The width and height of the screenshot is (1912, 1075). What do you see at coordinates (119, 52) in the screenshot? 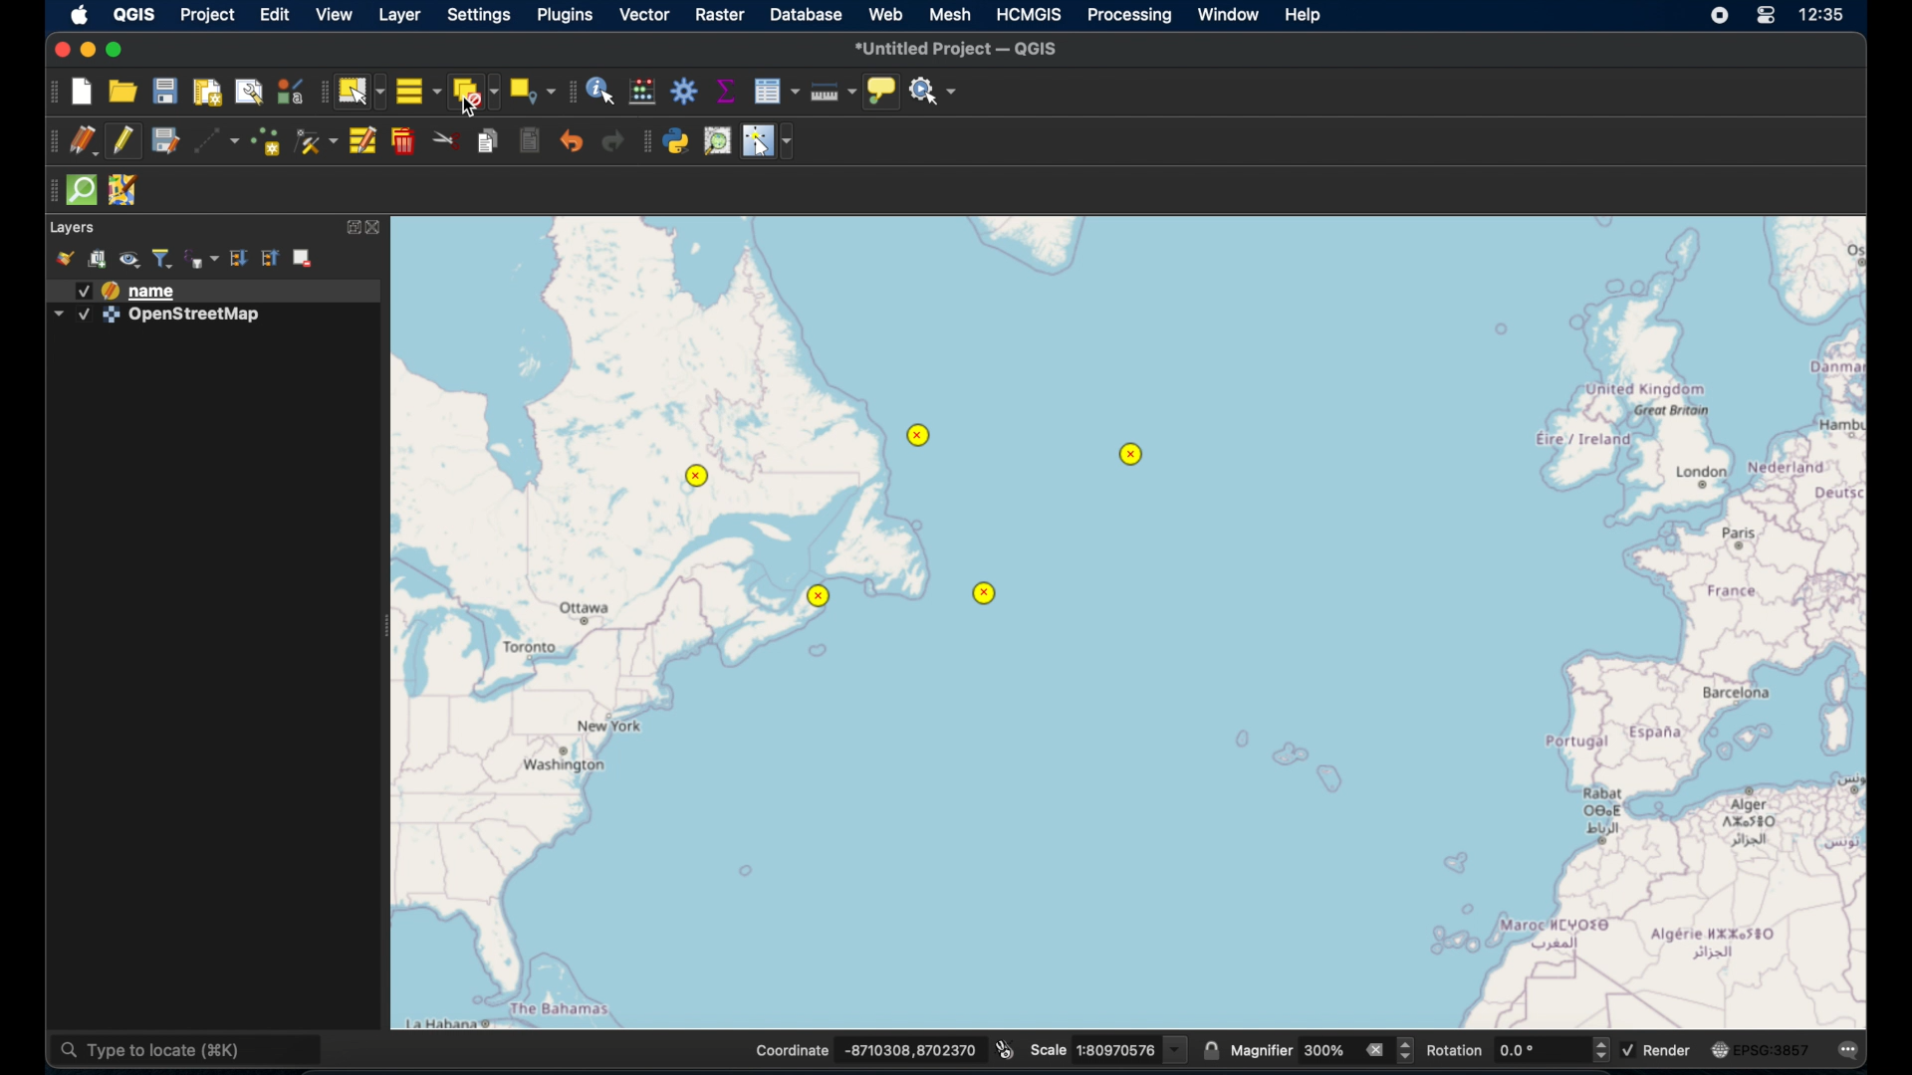
I see `maximize` at bounding box center [119, 52].